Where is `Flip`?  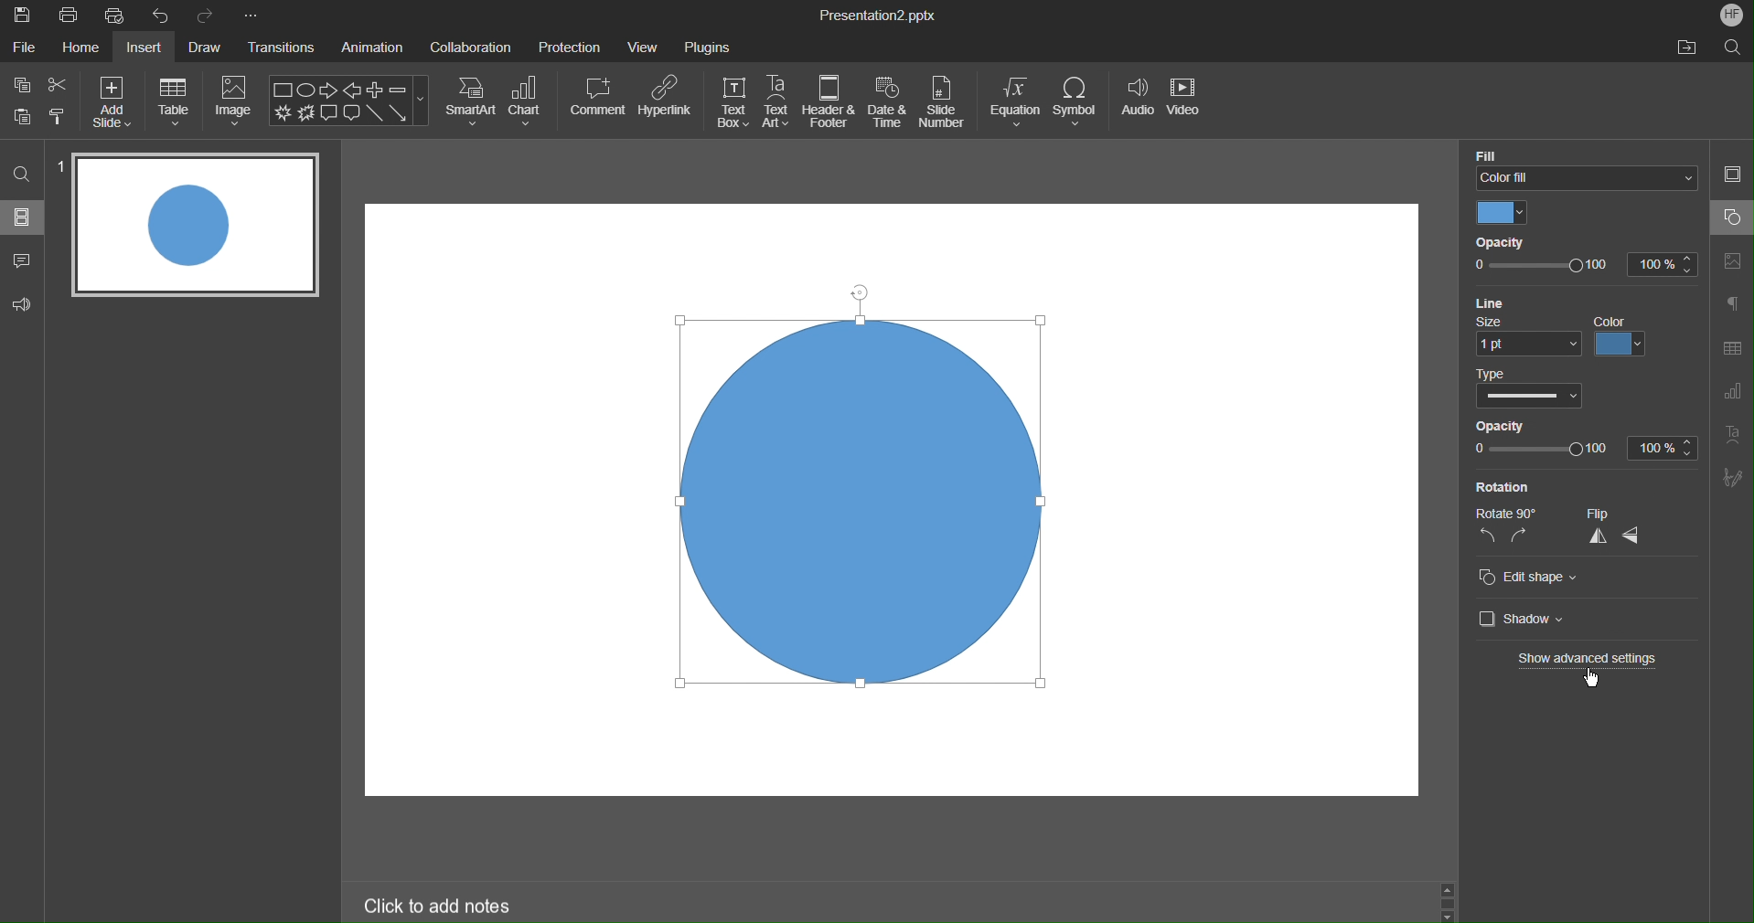 Flip is located at coordinates (1610, 515).